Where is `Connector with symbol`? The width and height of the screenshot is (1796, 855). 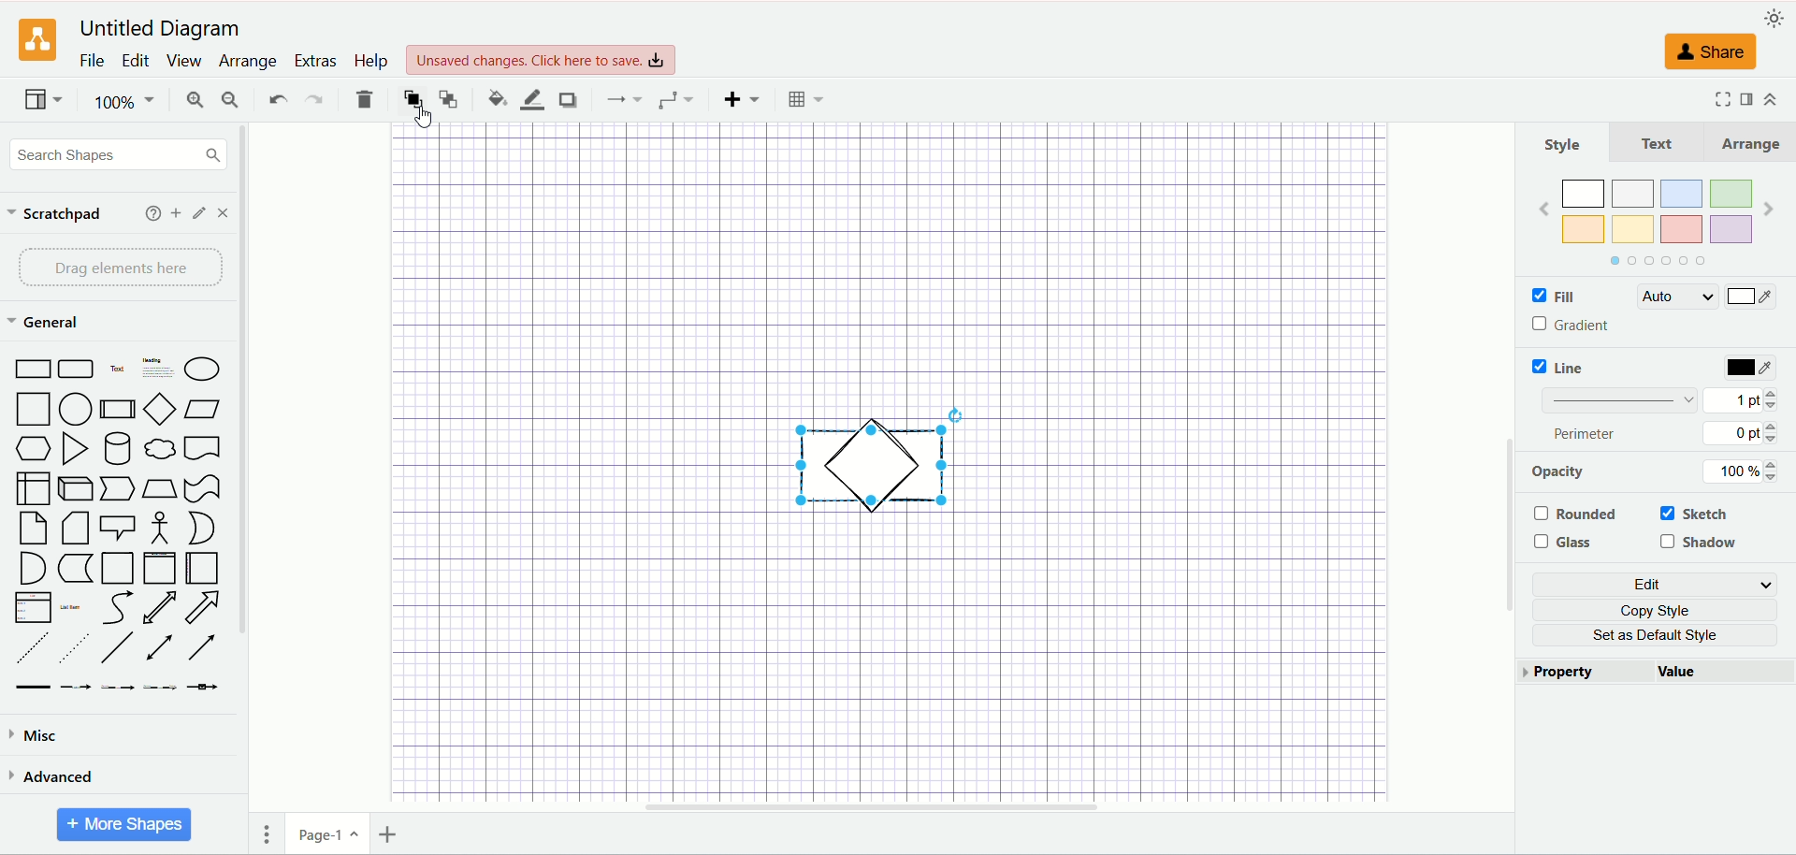
Connector with symbol is located at coordinates (201, 690).